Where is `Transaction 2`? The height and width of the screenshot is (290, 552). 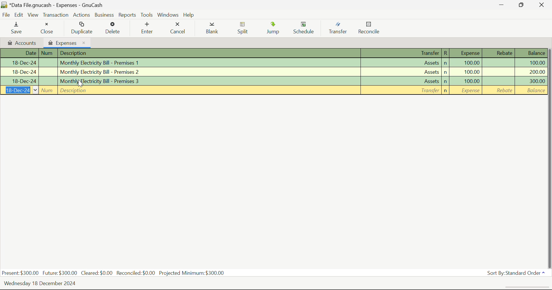 Transaction 2 is located at coordinates (274, 71).